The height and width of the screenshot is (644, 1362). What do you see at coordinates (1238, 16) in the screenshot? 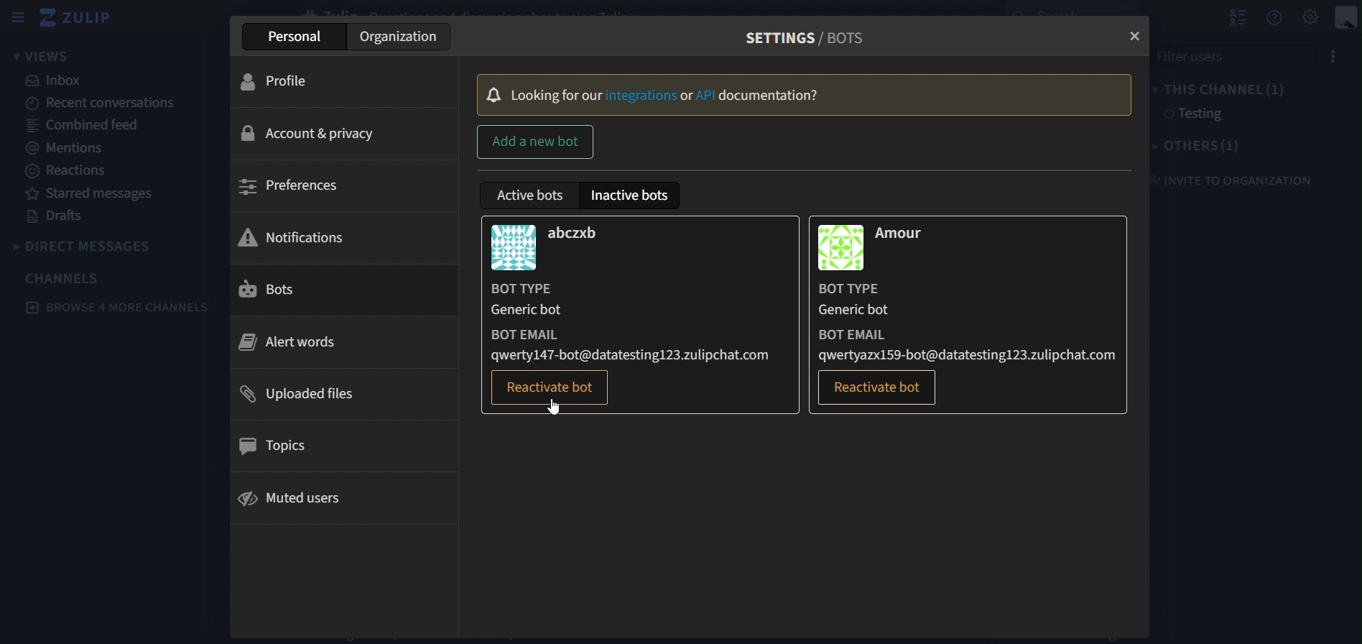
I see `hide user list` at bounding box center [1238, 16].